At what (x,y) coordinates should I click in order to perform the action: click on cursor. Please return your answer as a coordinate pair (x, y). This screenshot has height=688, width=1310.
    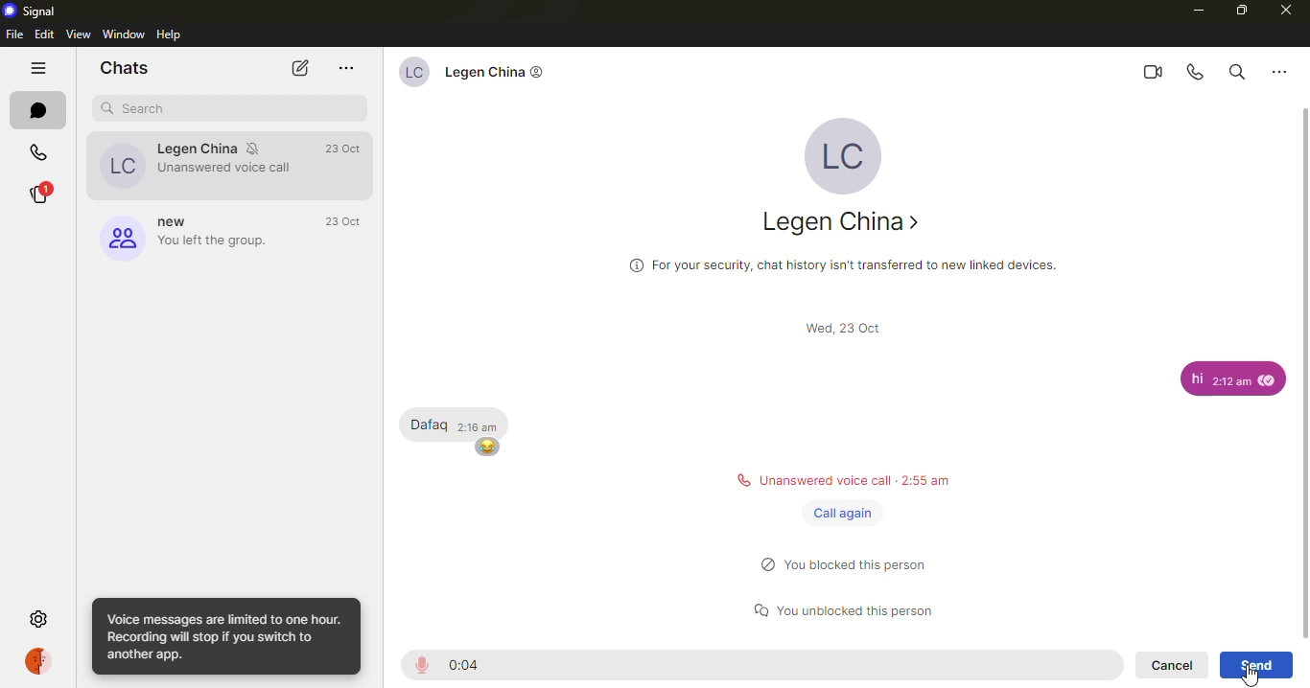
    Looking at the image, I should click on (1252, 674).